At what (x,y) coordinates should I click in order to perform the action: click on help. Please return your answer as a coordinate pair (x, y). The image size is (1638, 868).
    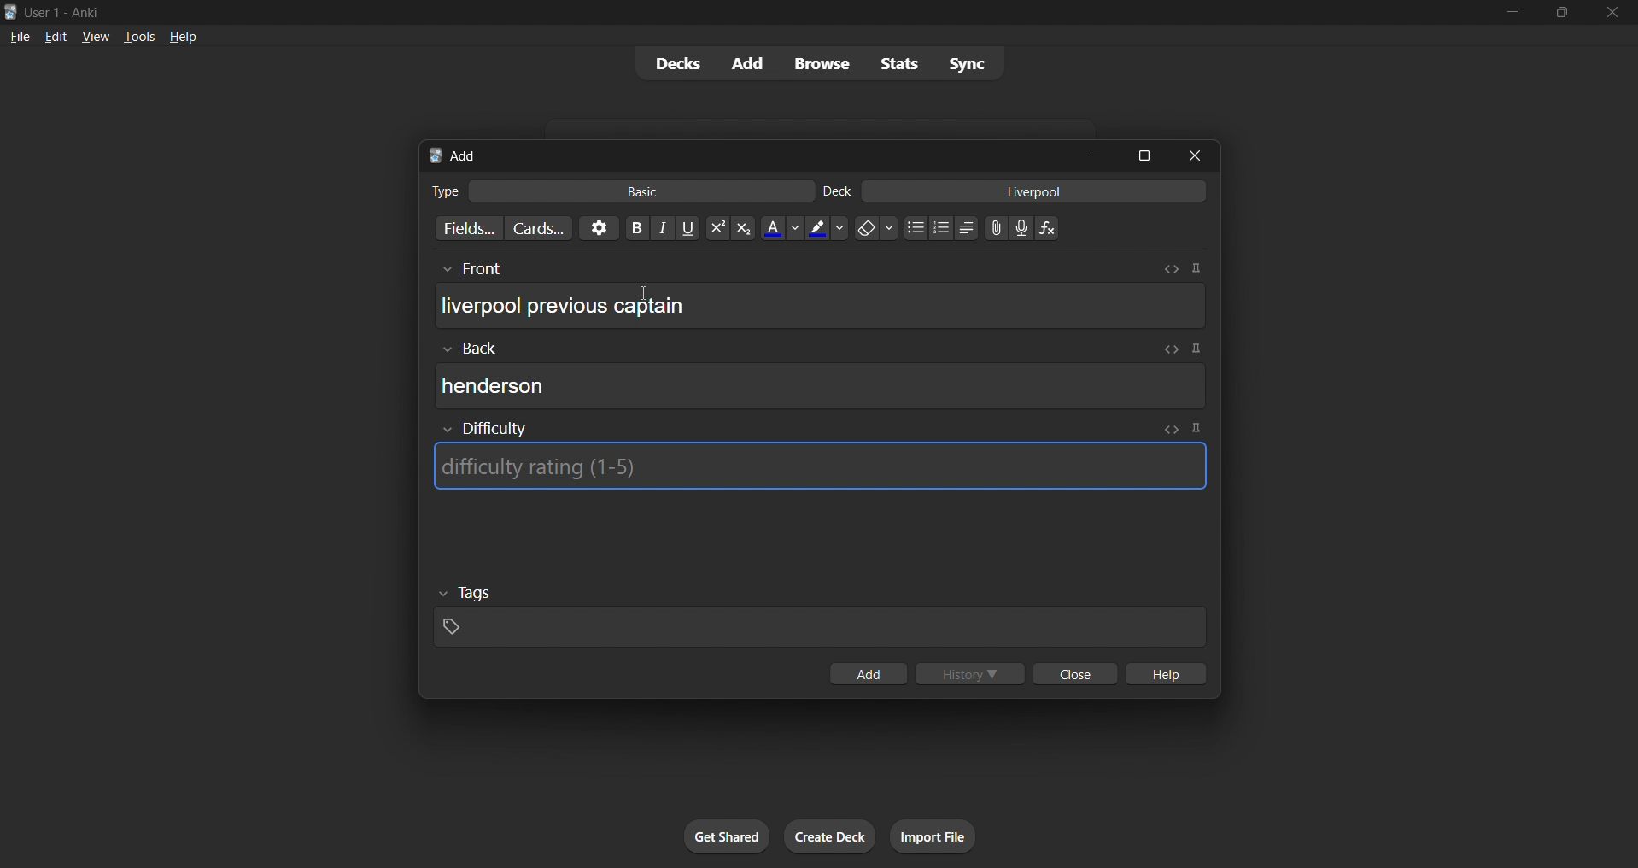
    Looking at the image, I should click on (185, 35).